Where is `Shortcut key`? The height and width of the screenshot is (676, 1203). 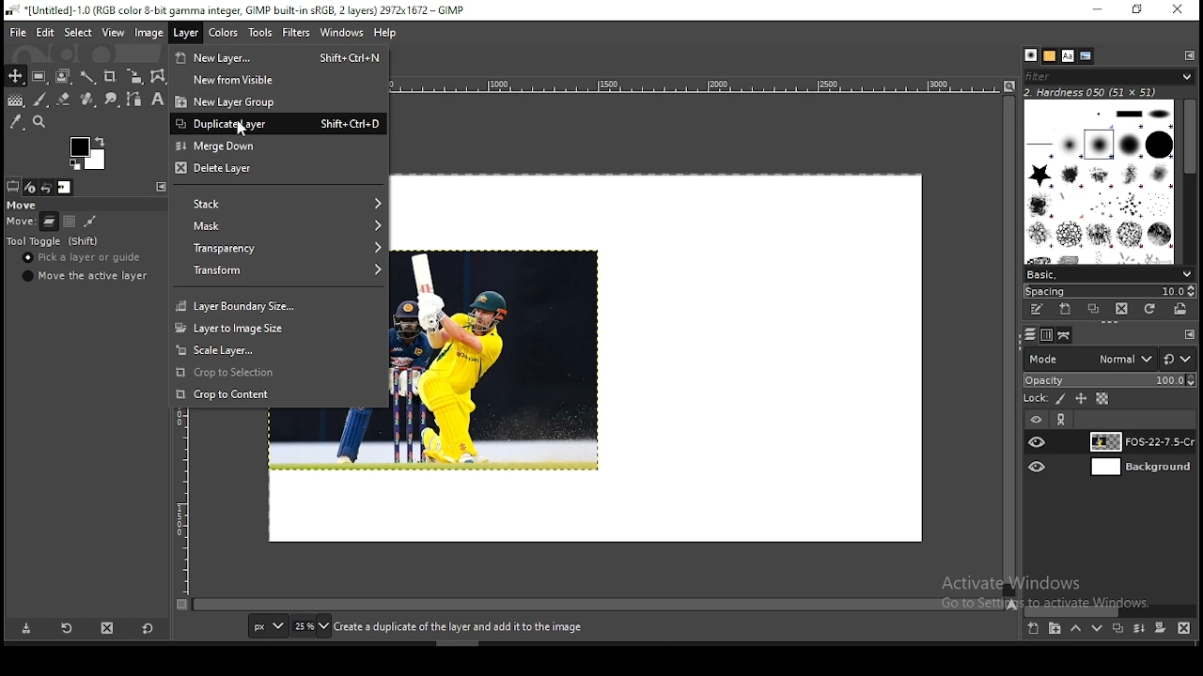
Shortcut key is located at coordinates (350, 56).